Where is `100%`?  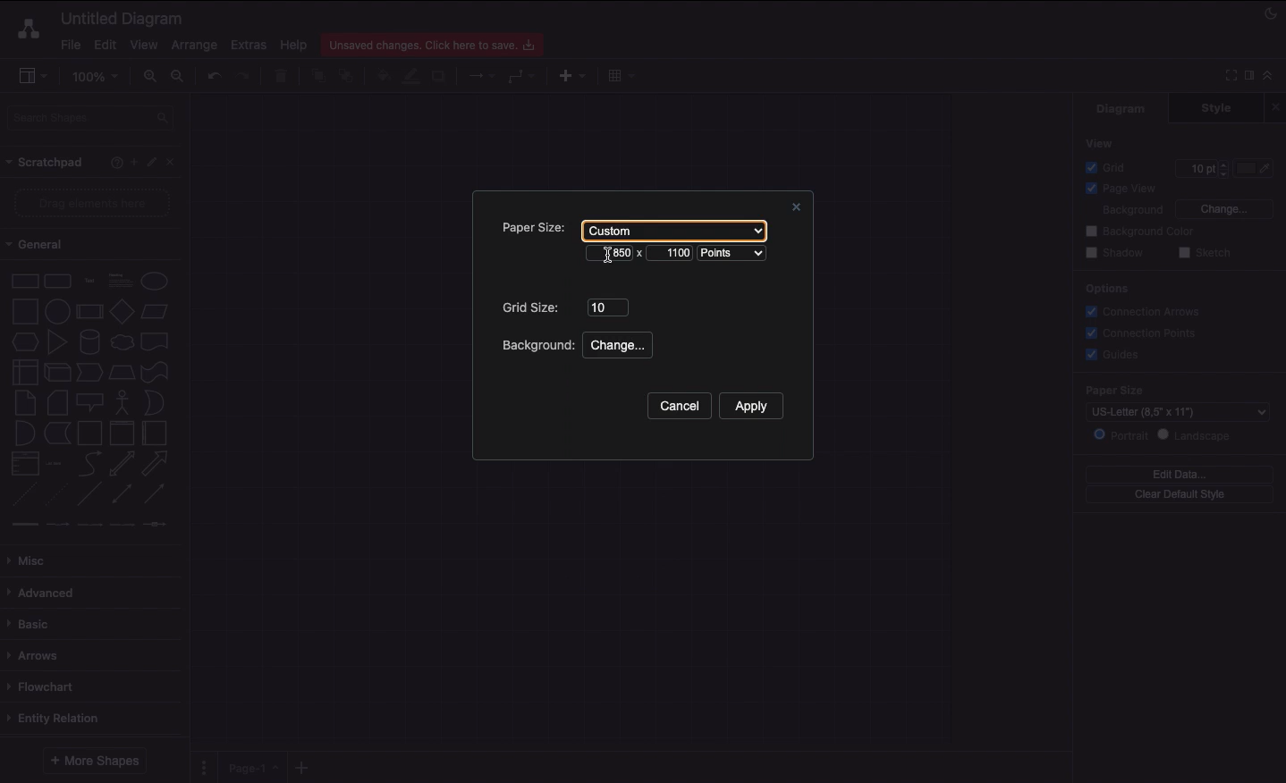 100% is located at coordinates (97, 77).